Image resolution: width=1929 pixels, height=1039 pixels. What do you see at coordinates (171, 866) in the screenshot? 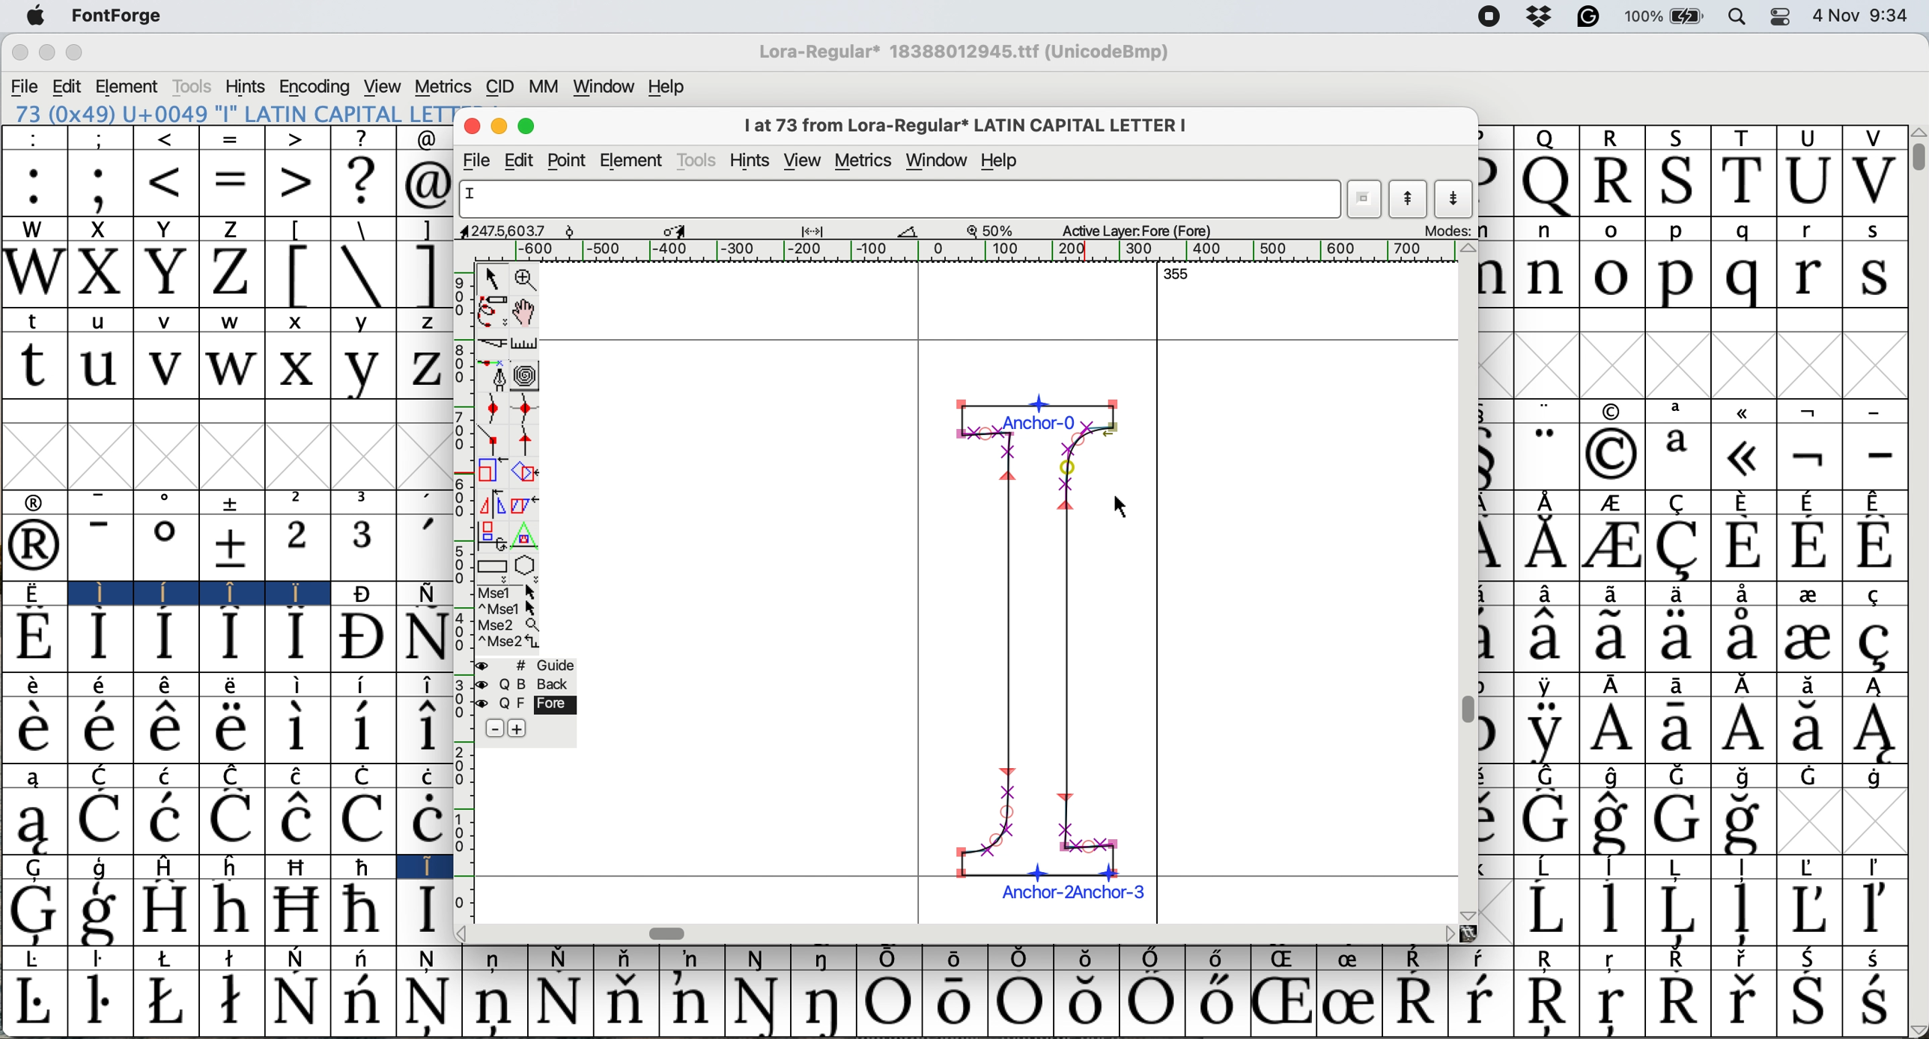
I see `H` at bounding box center [171, 866].